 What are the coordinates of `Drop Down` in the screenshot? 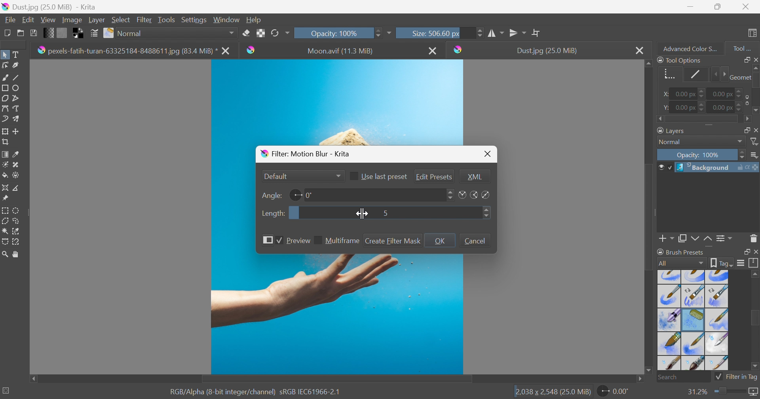 It's located at (755, 156).